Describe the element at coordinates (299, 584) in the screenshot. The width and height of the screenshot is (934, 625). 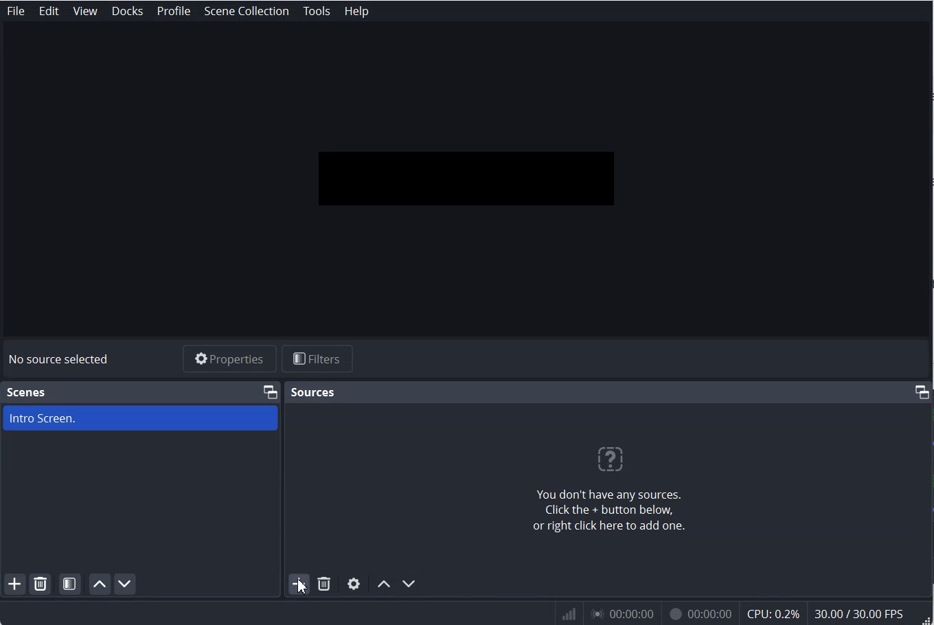
I see `Add Source` at that location.